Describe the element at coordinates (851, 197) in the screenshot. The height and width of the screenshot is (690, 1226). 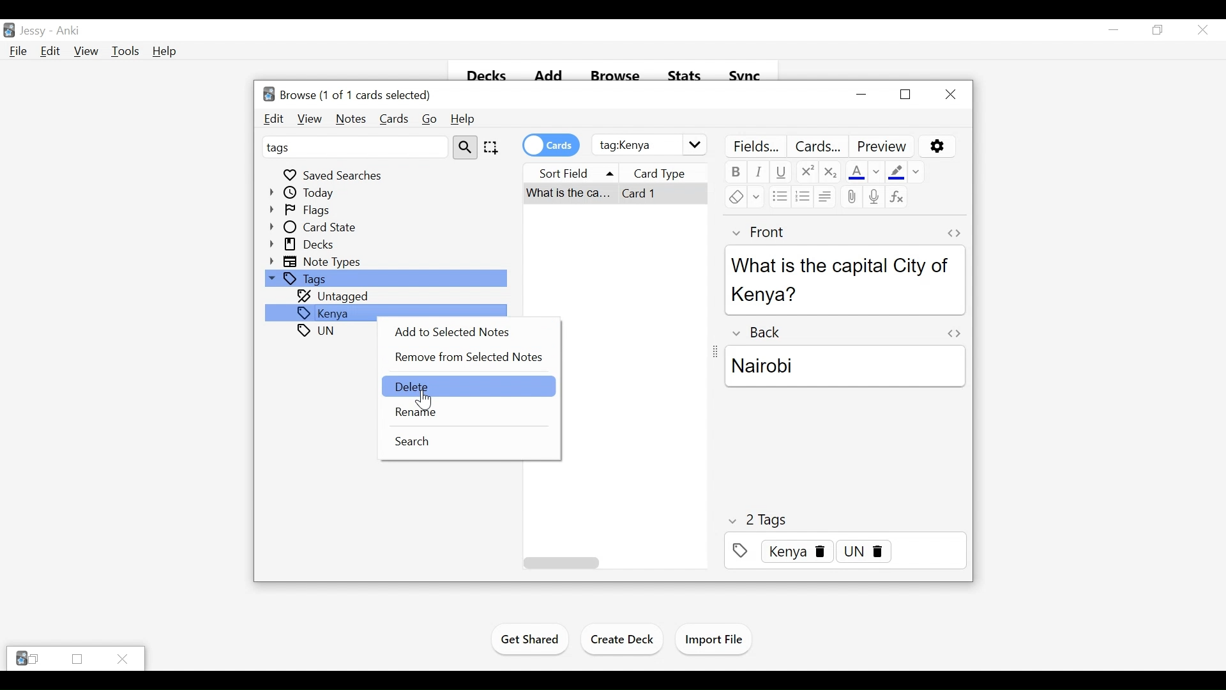
I see `Attach pictures/audio/files` at that location.